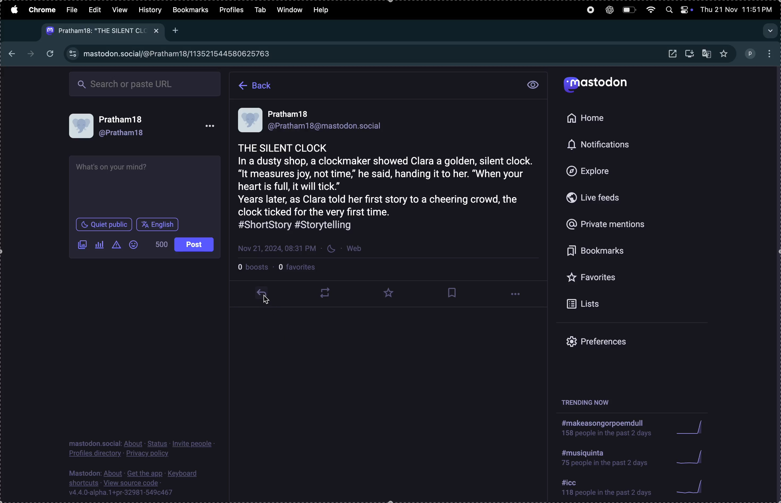 The height and width of the screenshot is (503, 781). I want to click on date and time, so click(740, 9).